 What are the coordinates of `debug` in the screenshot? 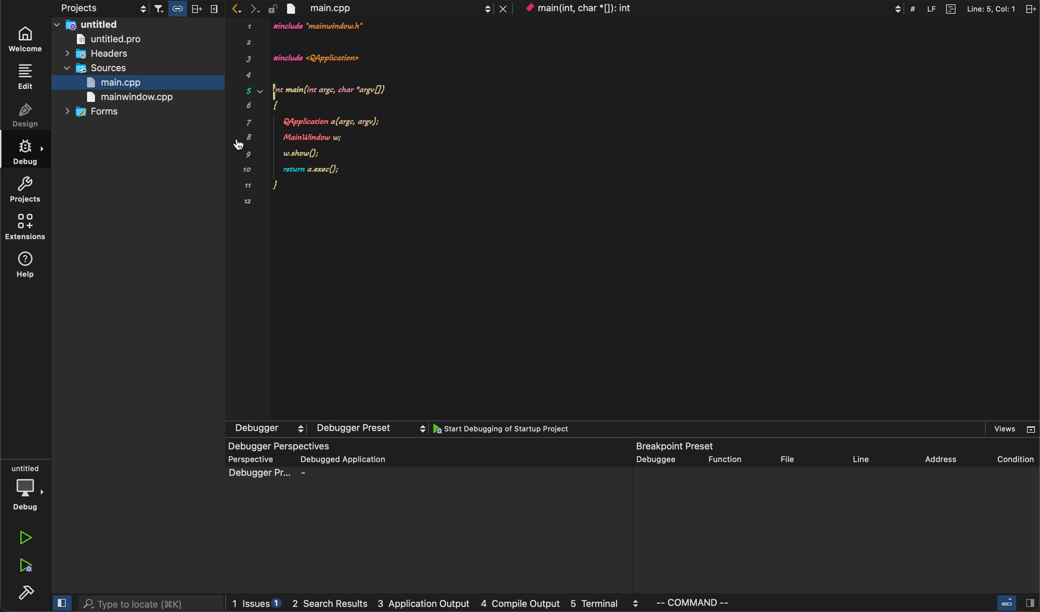 It's located at (26, 489).